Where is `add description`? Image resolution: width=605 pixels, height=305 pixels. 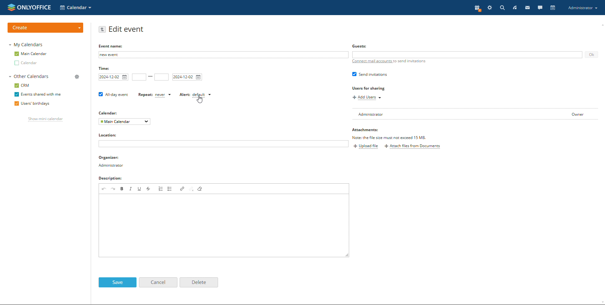
add description is located at coordinates (222, 225).